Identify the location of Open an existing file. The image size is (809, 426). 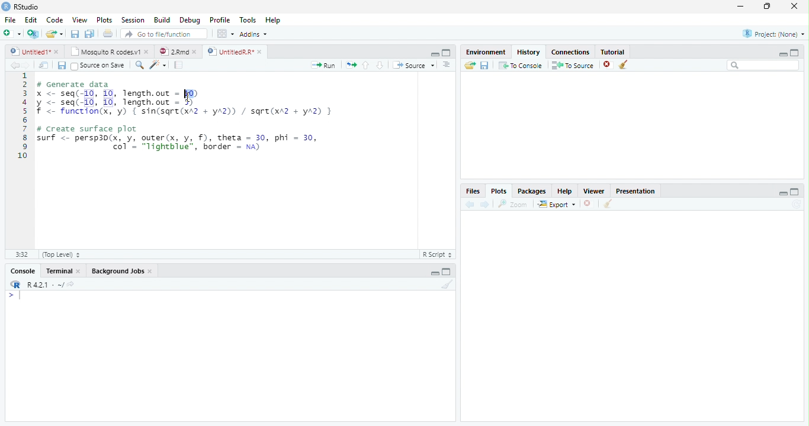
(50, 34).